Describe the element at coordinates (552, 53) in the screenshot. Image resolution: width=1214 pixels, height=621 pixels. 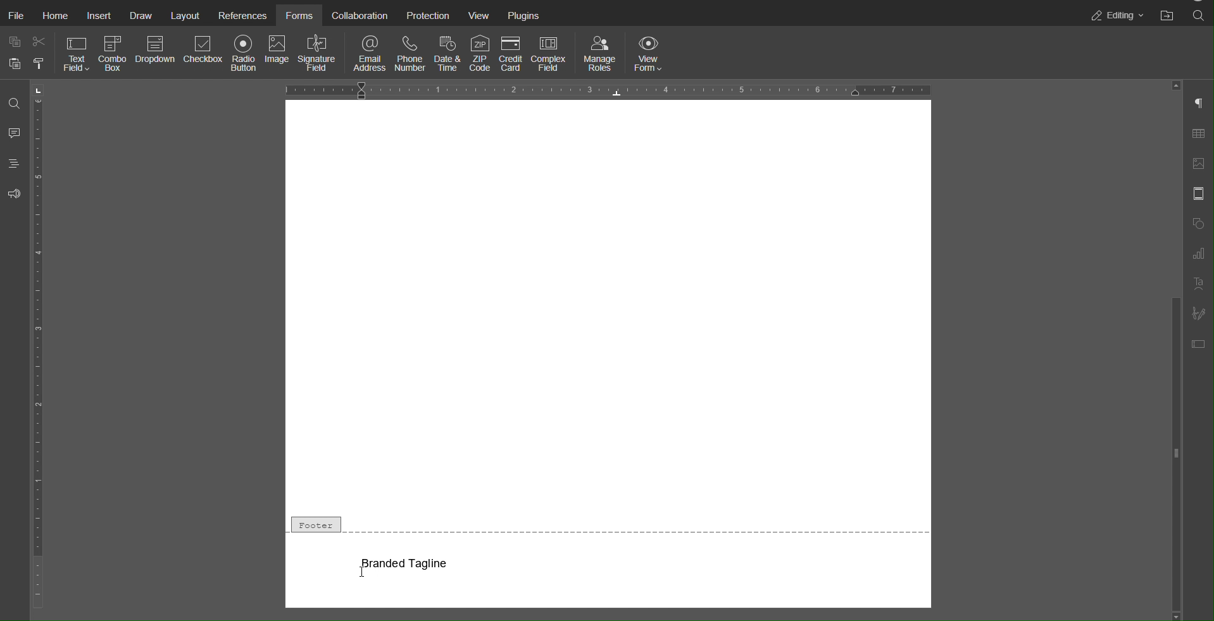
I see `Complex Field` at that location.